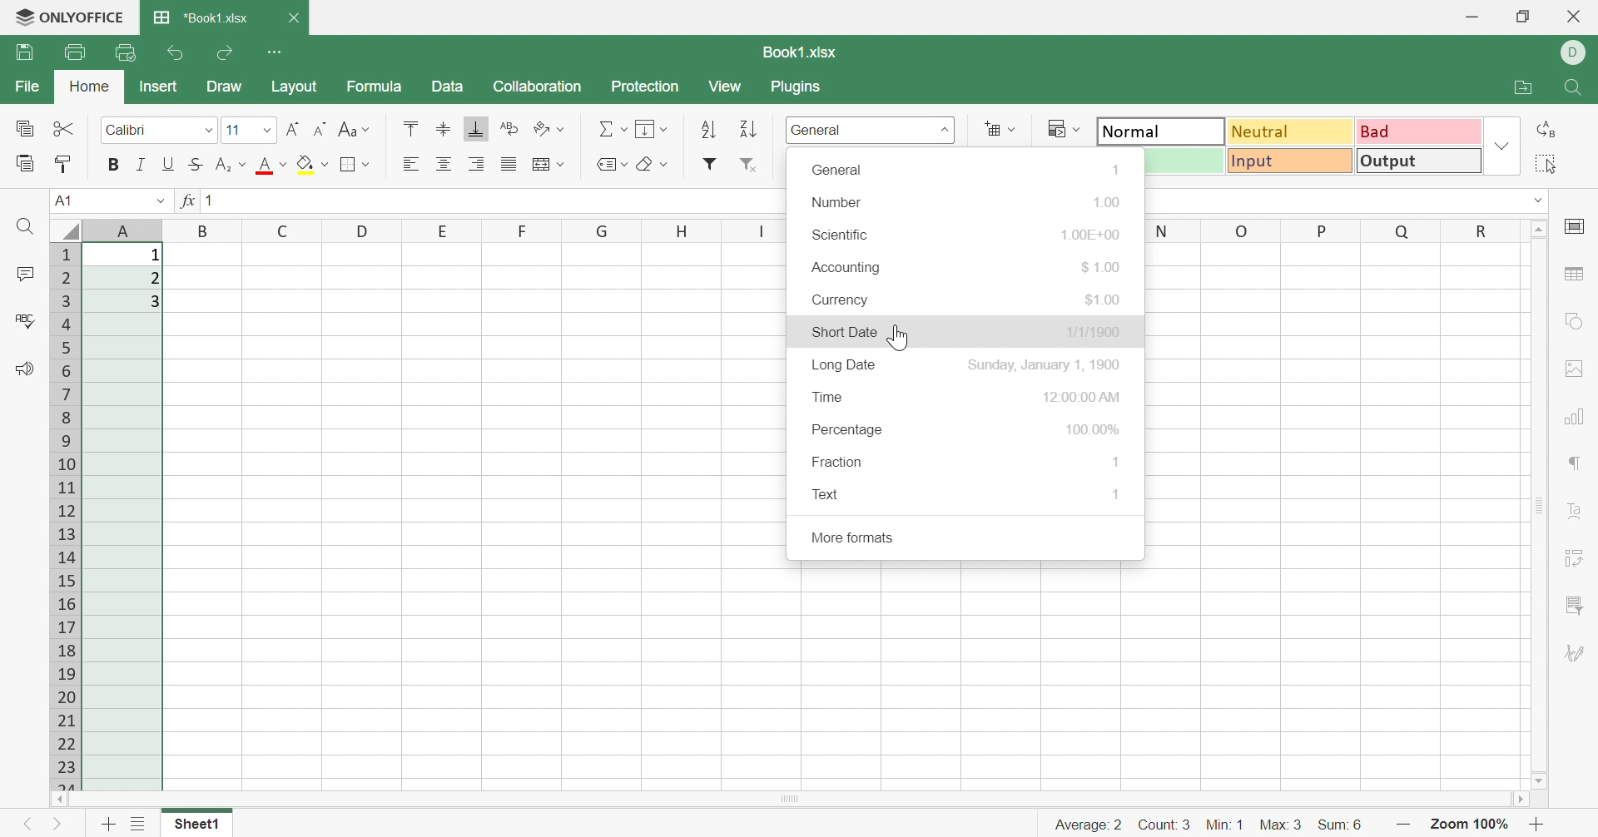 Image resolution: width=1598 pixels, height=837 pixels. What do you see at coordinates (1094, 333) in the screenshot?
I see `1/1/1900` at bounding box center [1094, 333].